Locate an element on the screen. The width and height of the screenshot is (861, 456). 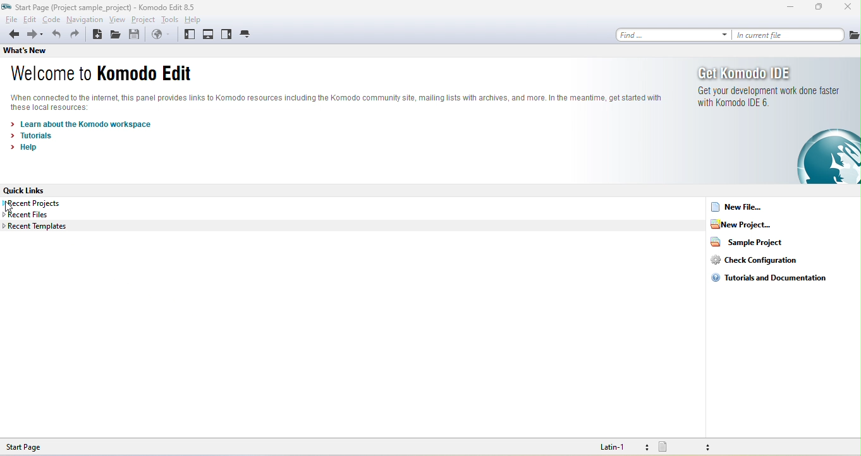
view is located at coordinates (119, 20).